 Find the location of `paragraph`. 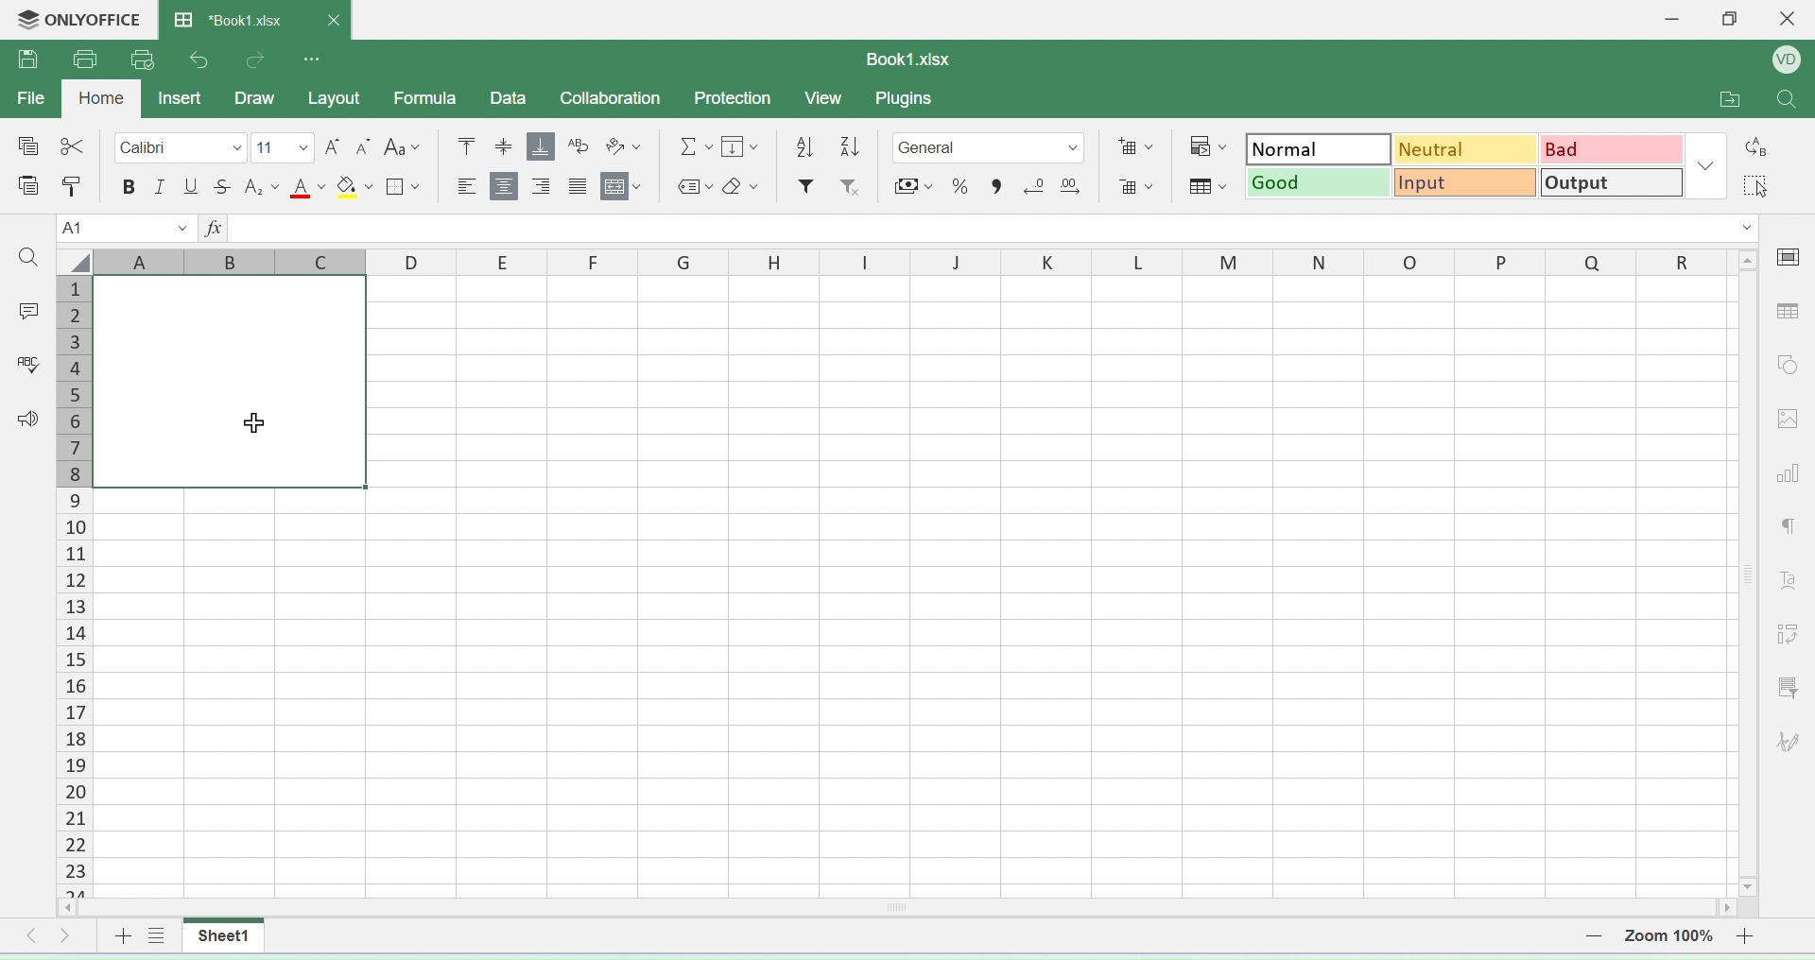

paragraph is located at coordinates (1790, 524).